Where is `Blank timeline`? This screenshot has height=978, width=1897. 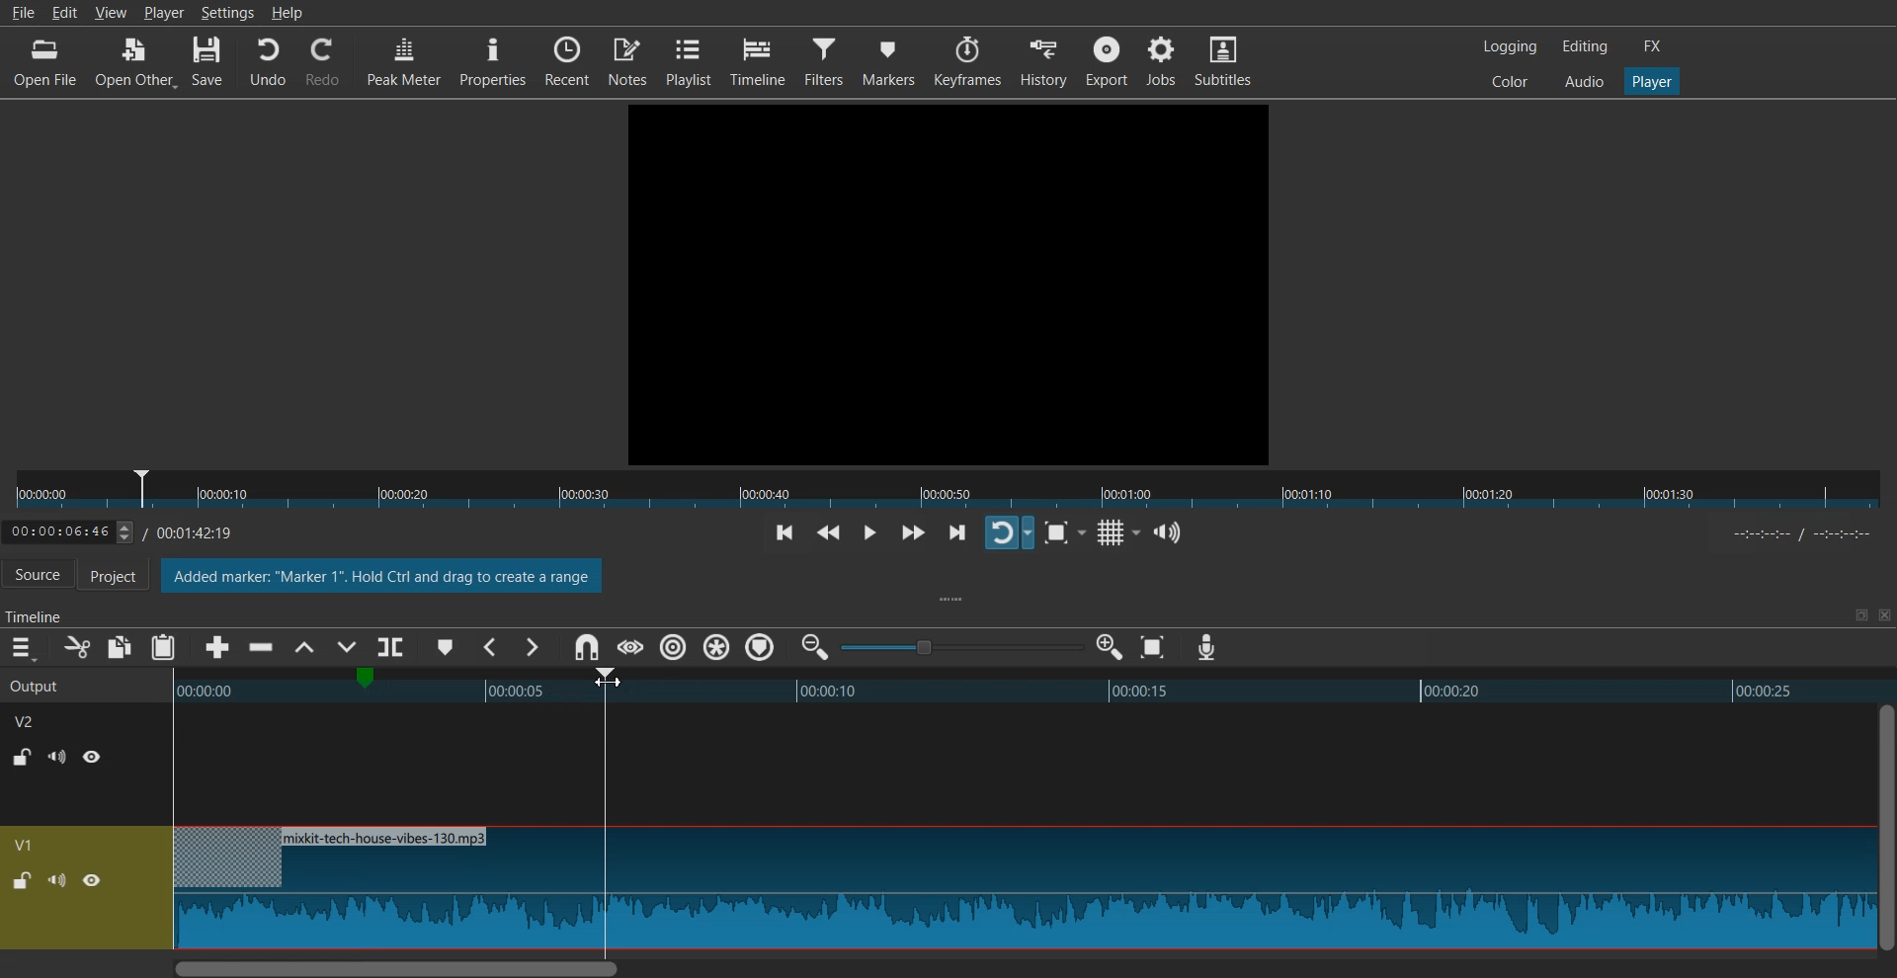 Blank timeline is located at coordinates (1020, 765).